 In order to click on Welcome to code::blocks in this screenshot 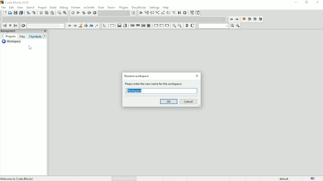, I will do `click(18, 178)`.